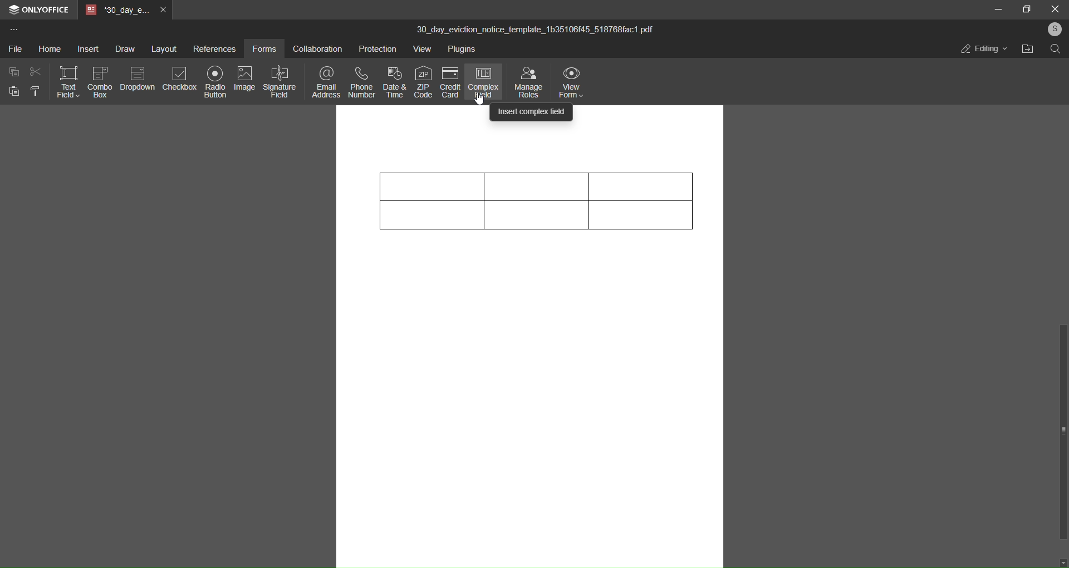  Describe the element at coordinates (279, 81) in the screenshot. I see `signature` at that location.